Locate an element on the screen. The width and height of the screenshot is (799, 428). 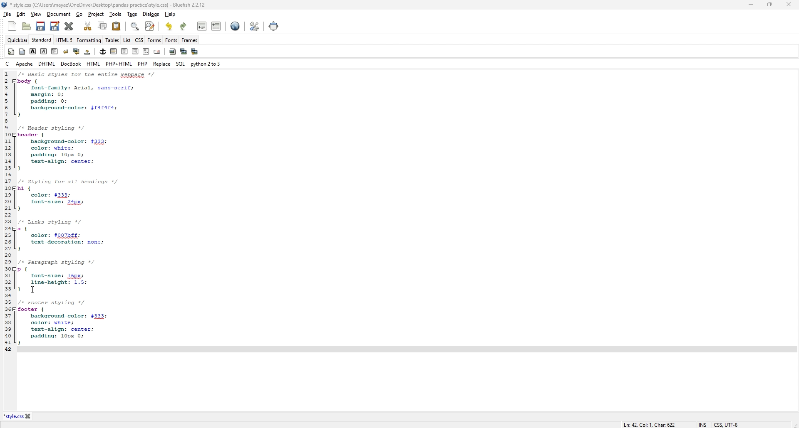
find bar is located at coordinates (134, 27).